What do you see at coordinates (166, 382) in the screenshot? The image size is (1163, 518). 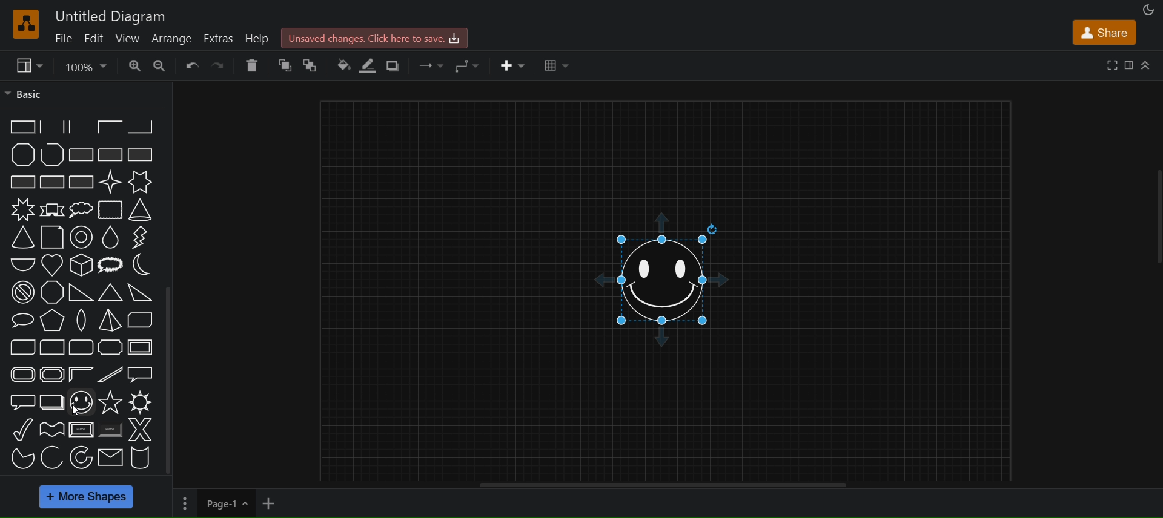 I see `vertical scrollbar` at bounding box center [166, 382].